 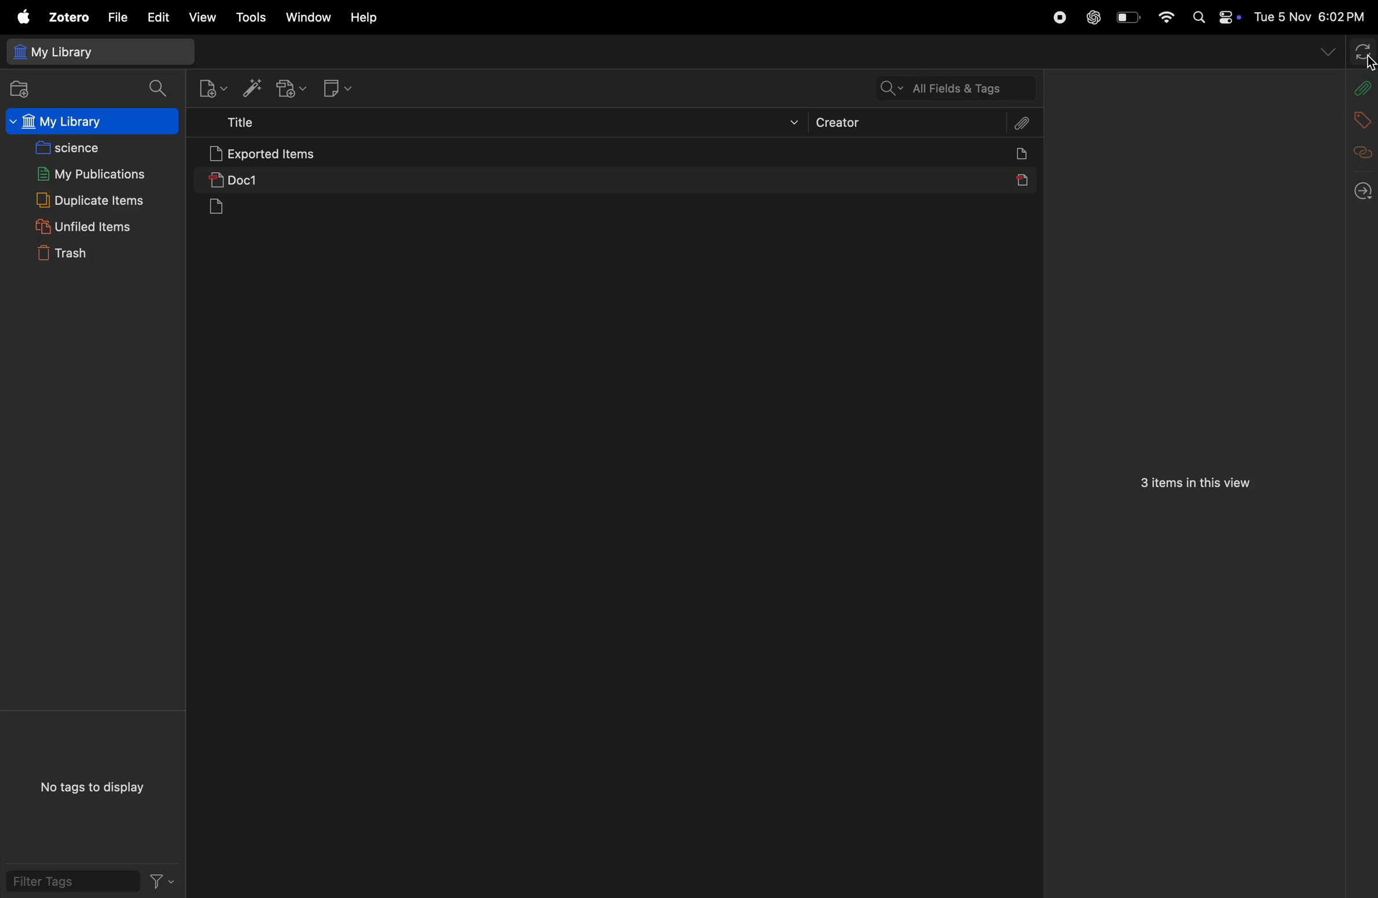 What do you see at coordinates (20, 16) in the screenshot?
I see `apple menu` at bounding box center [20, 16].